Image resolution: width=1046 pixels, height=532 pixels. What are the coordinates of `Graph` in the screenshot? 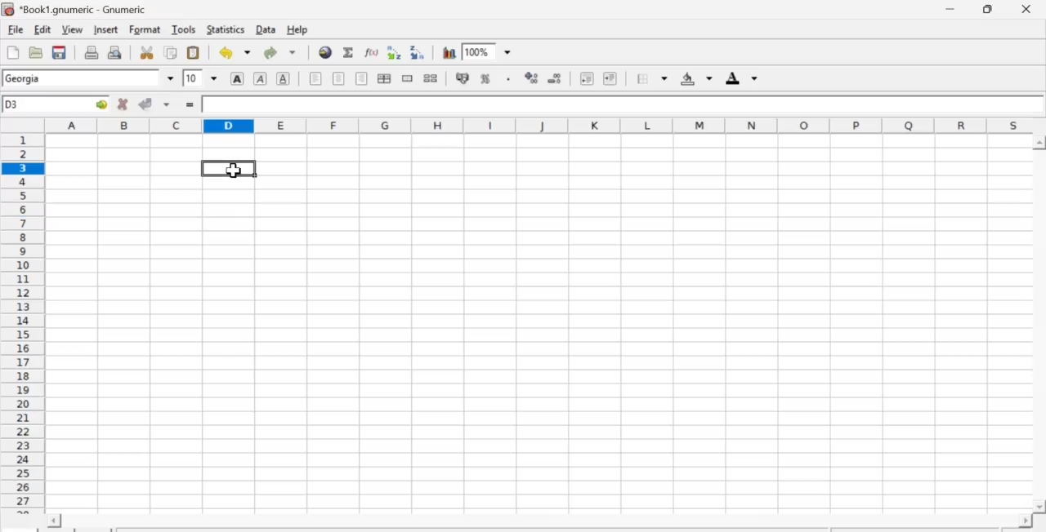 It's located at (449, 51).